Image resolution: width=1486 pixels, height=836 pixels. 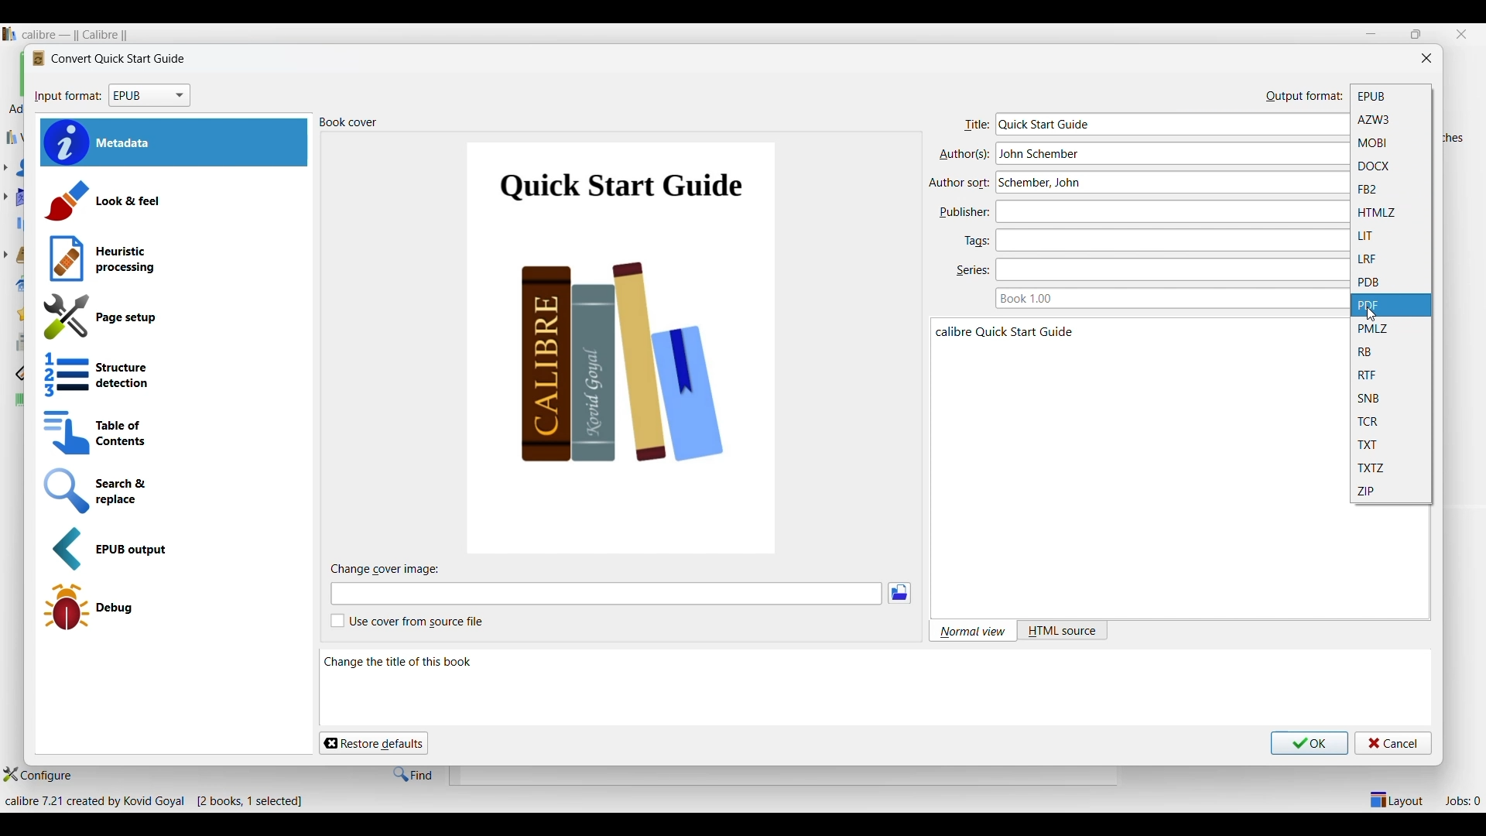 What do you see at coordinates (1171, 298) in the screenshot?
I see `Type in book series` at bounding box center [1171, 298].